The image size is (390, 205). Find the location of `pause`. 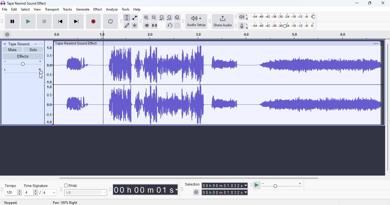

pause is located at coordinates (13, 21).